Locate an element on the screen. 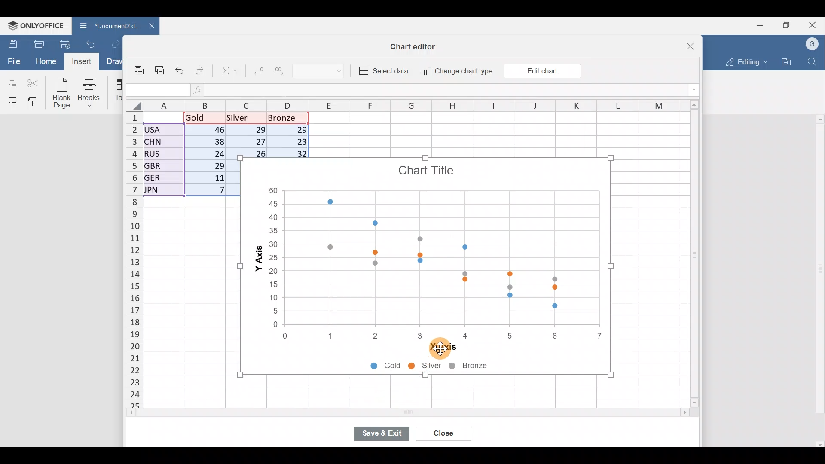 Image resolution: width=825 pixels, height=464 pixels. Chart image is located at coordinates (425, 261).